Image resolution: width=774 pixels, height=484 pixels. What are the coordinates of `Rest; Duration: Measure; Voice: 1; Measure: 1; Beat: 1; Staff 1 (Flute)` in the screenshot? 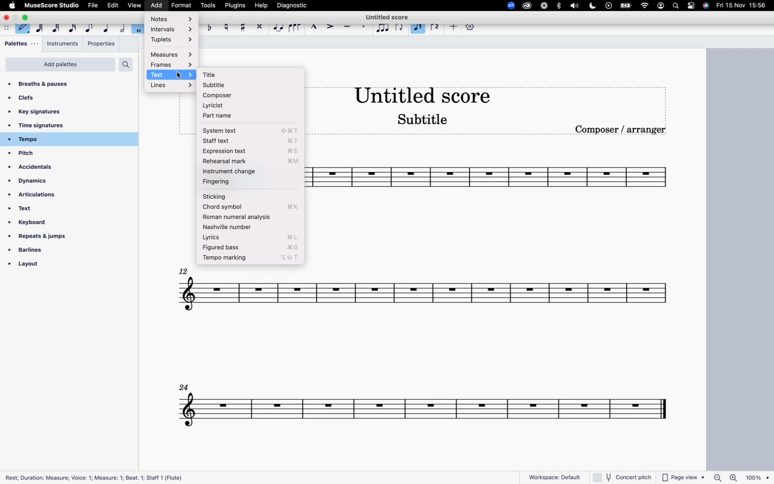 It's located at (96, 476).